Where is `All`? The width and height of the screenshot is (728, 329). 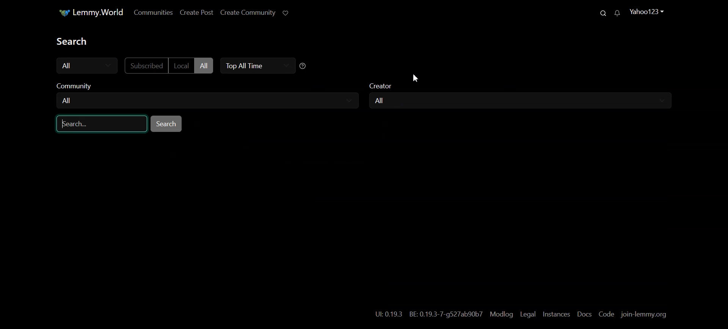 All is located at coordinates (204, 66).